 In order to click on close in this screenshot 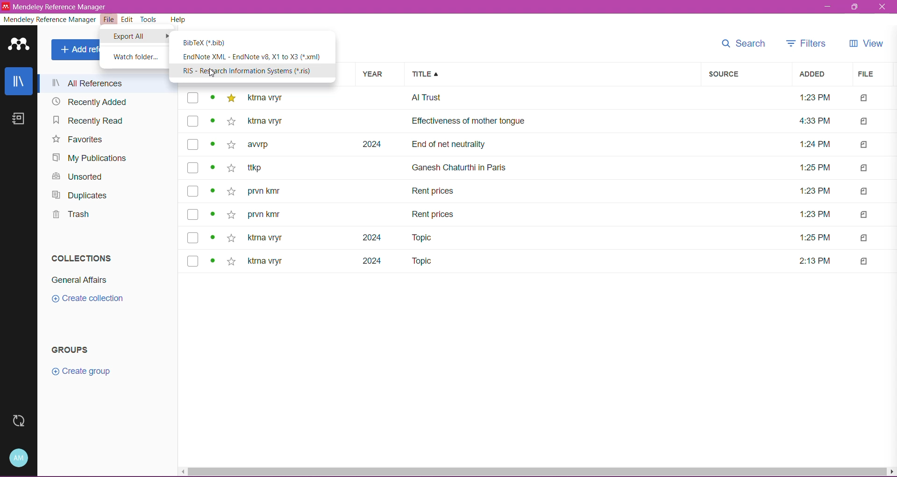, I will do `click(882, 7)`.